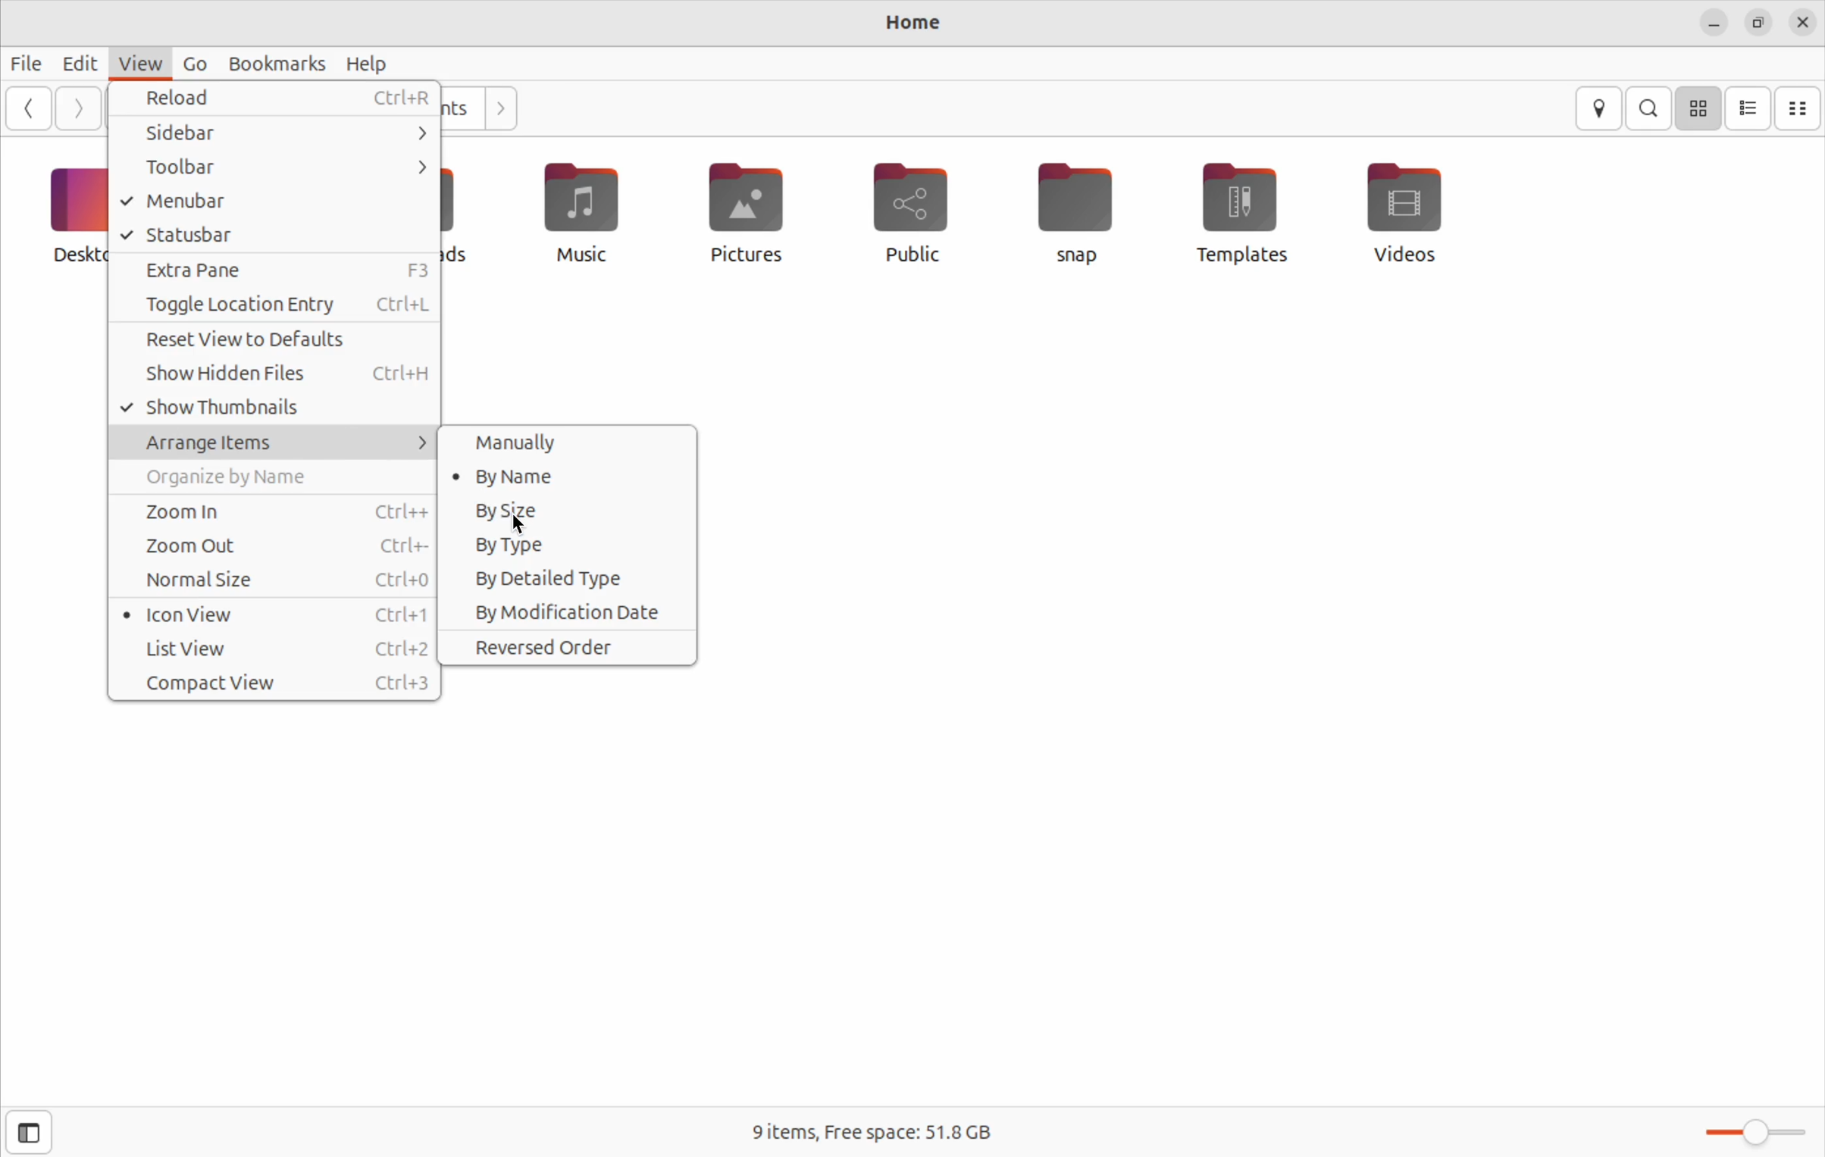  I want to click on templates, so click(1237, 212).